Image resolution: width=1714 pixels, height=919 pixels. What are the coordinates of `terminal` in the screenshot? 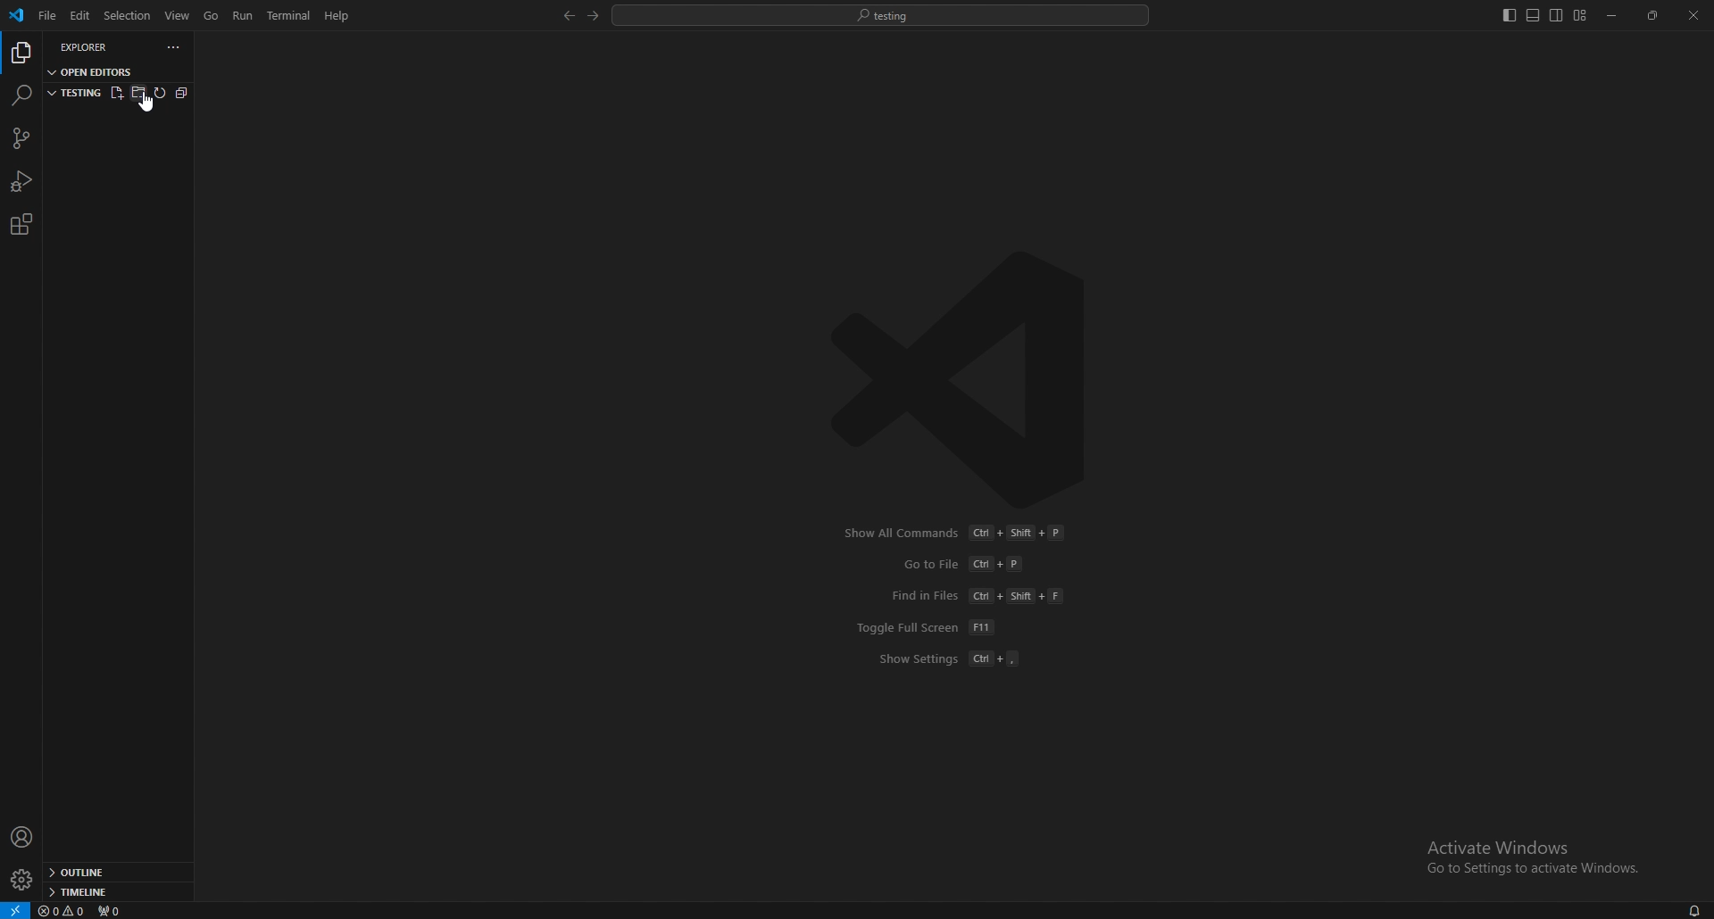 It's located at (292, 16).